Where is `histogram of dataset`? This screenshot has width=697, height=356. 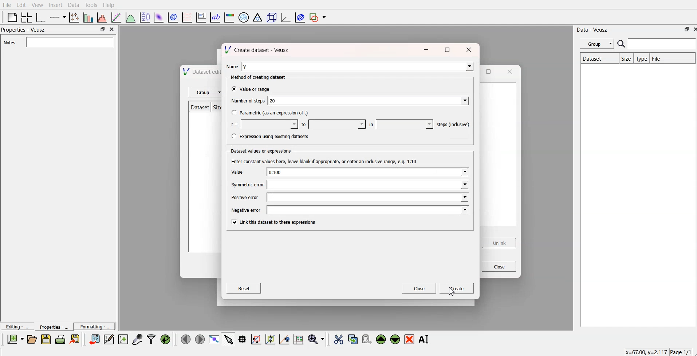 histogram of dataset is located at coordinates (103, 17).